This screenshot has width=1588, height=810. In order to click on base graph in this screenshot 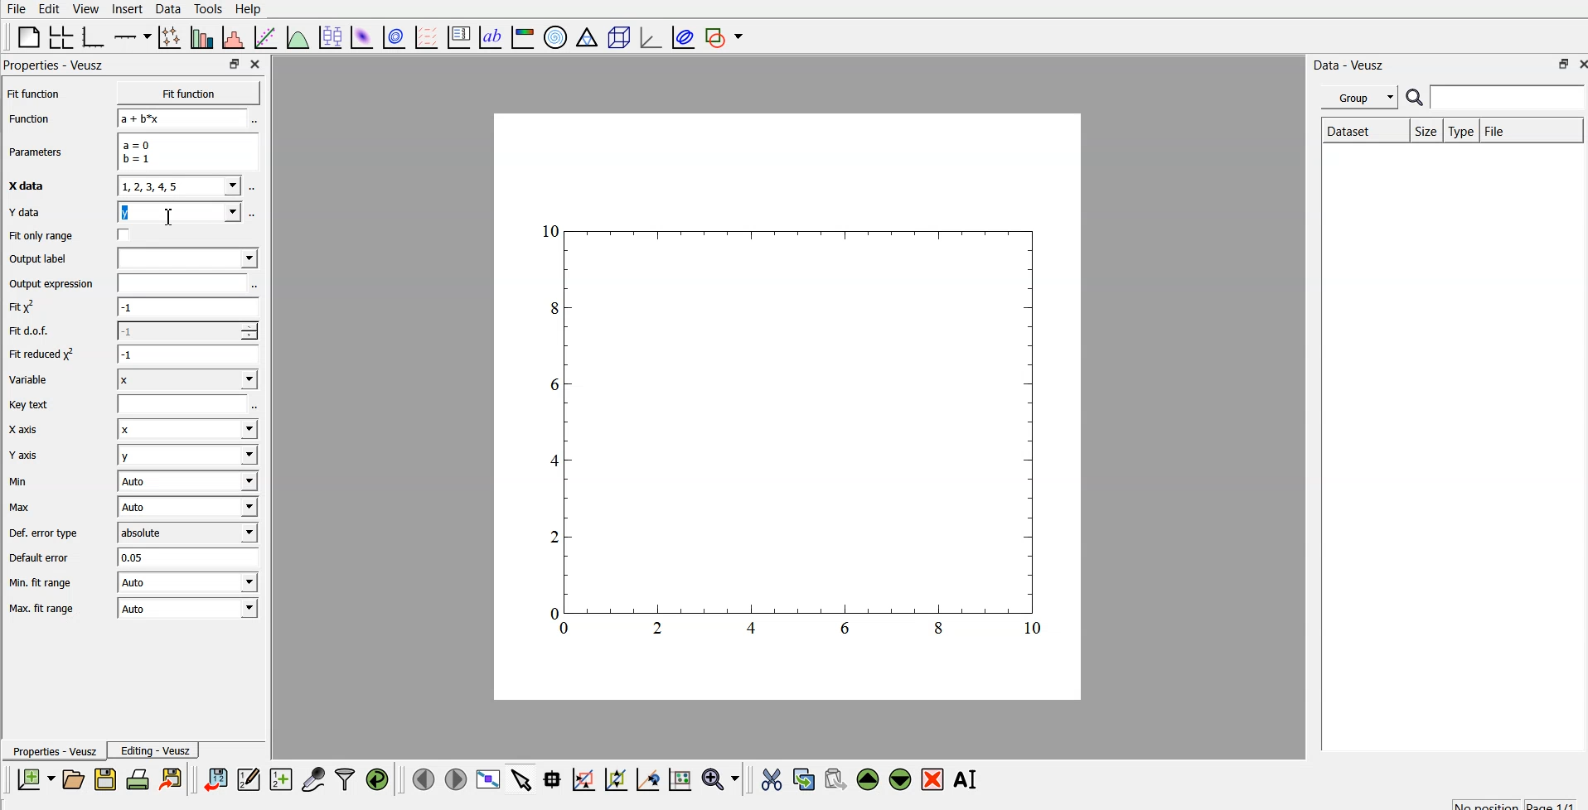, I will do `click(92, 38)`.